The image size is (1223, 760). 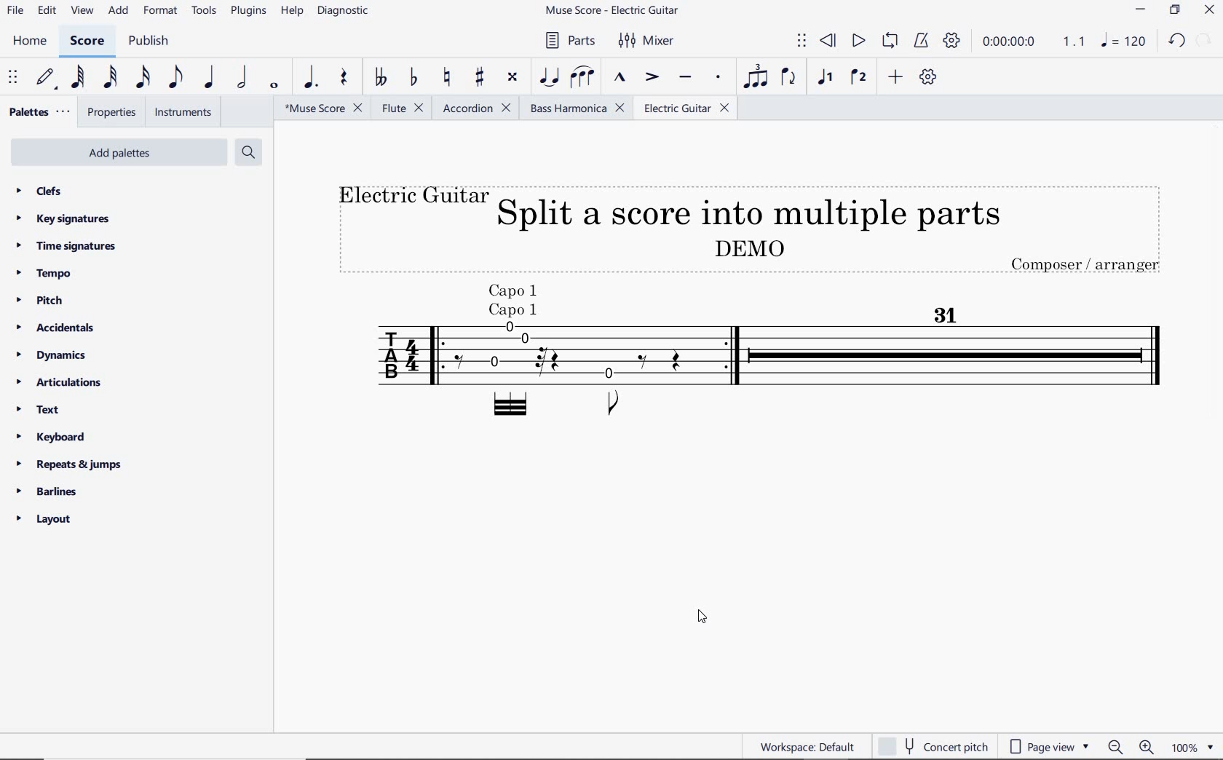 What do you see at coordinates (57, 384) in the screenshot?
I see `articulations` at bounding box center [57, 384].